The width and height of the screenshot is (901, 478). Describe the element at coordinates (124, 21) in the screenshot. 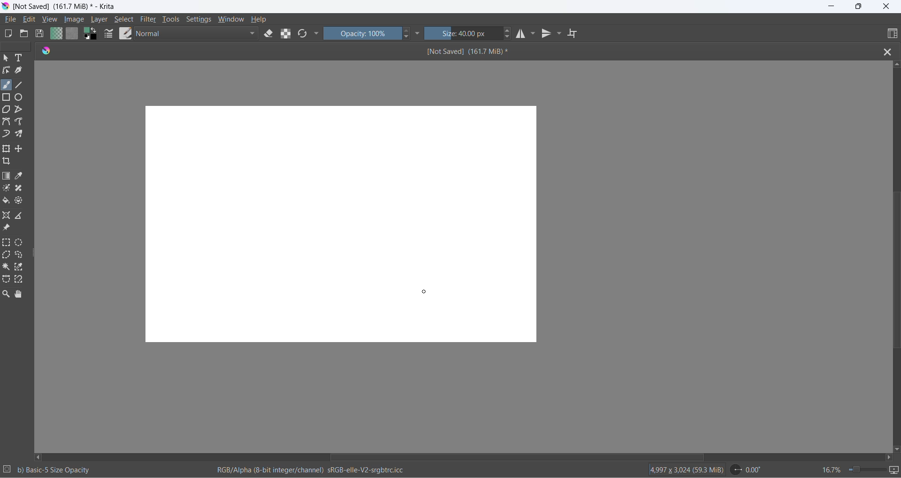

I see `select` at that location.